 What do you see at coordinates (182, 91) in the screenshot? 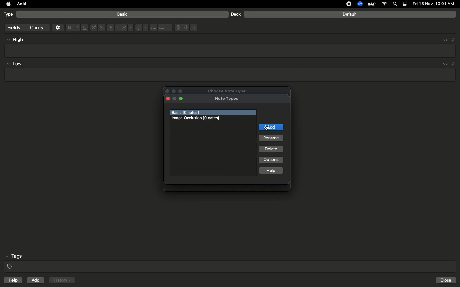
I see `Maximize` at bounding box center [182, 91].